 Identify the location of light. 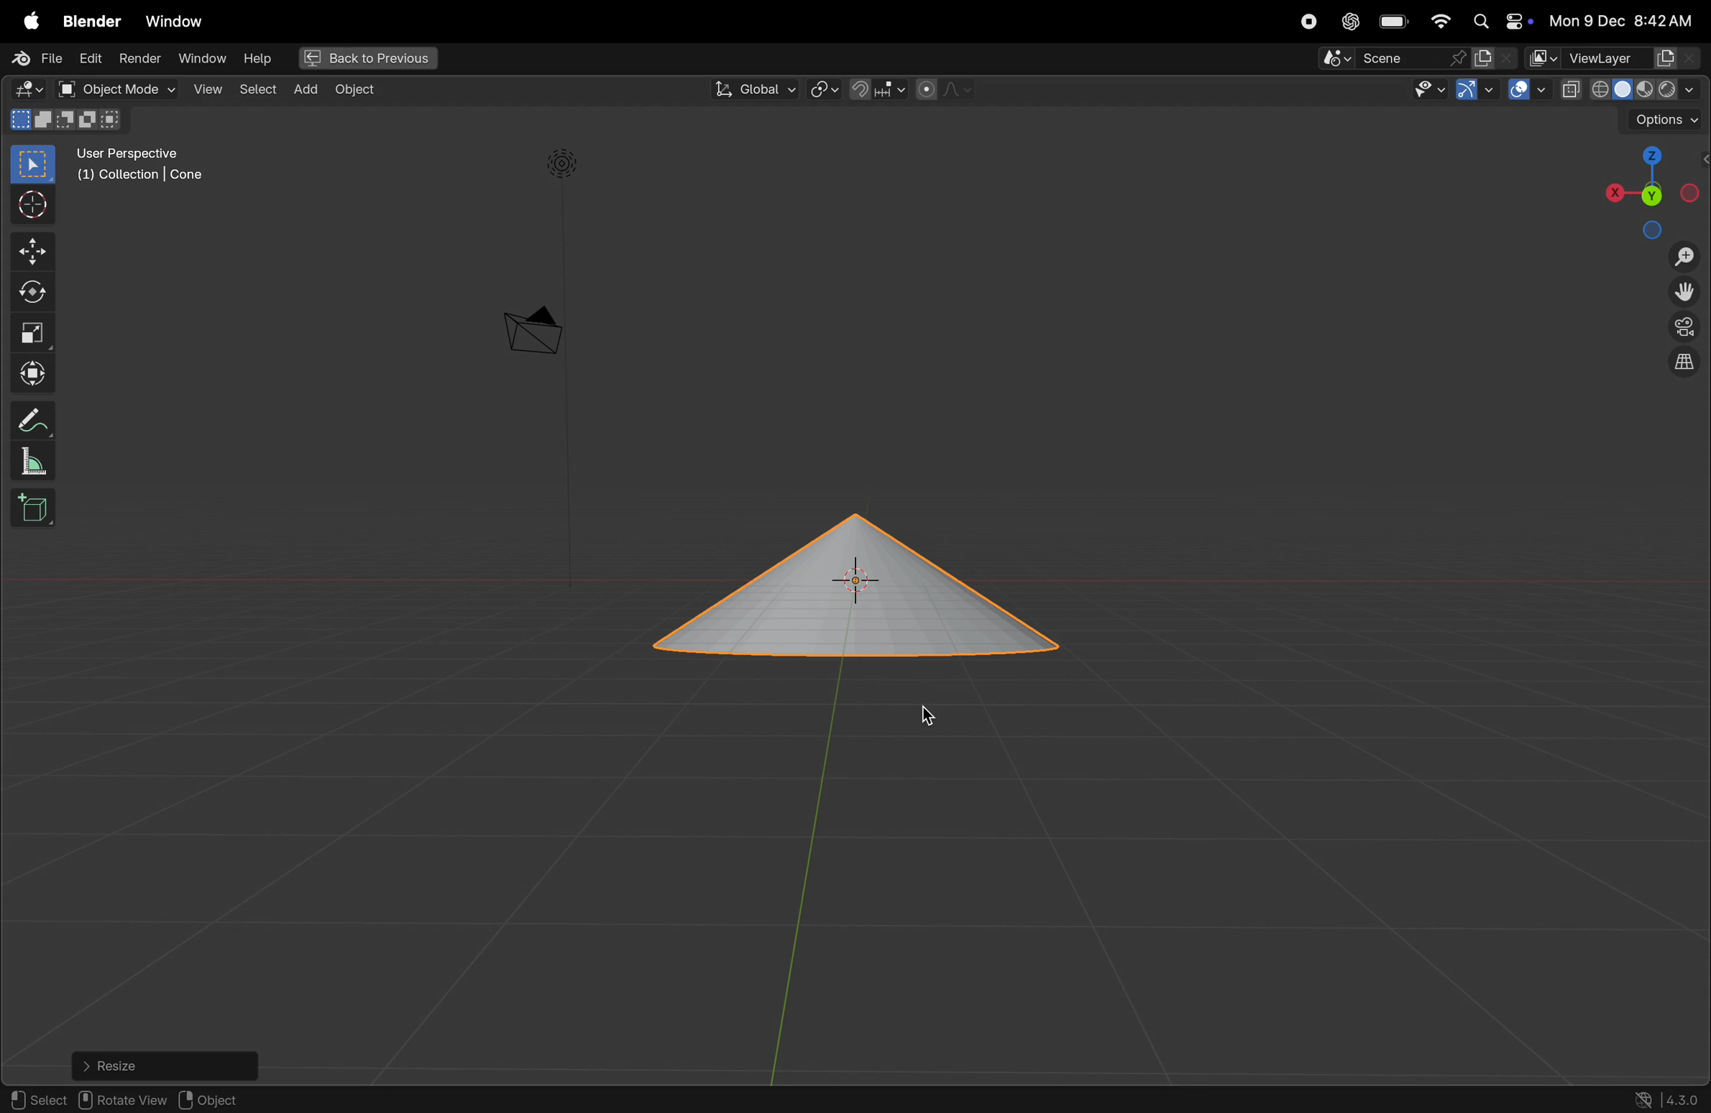
(565, 164).